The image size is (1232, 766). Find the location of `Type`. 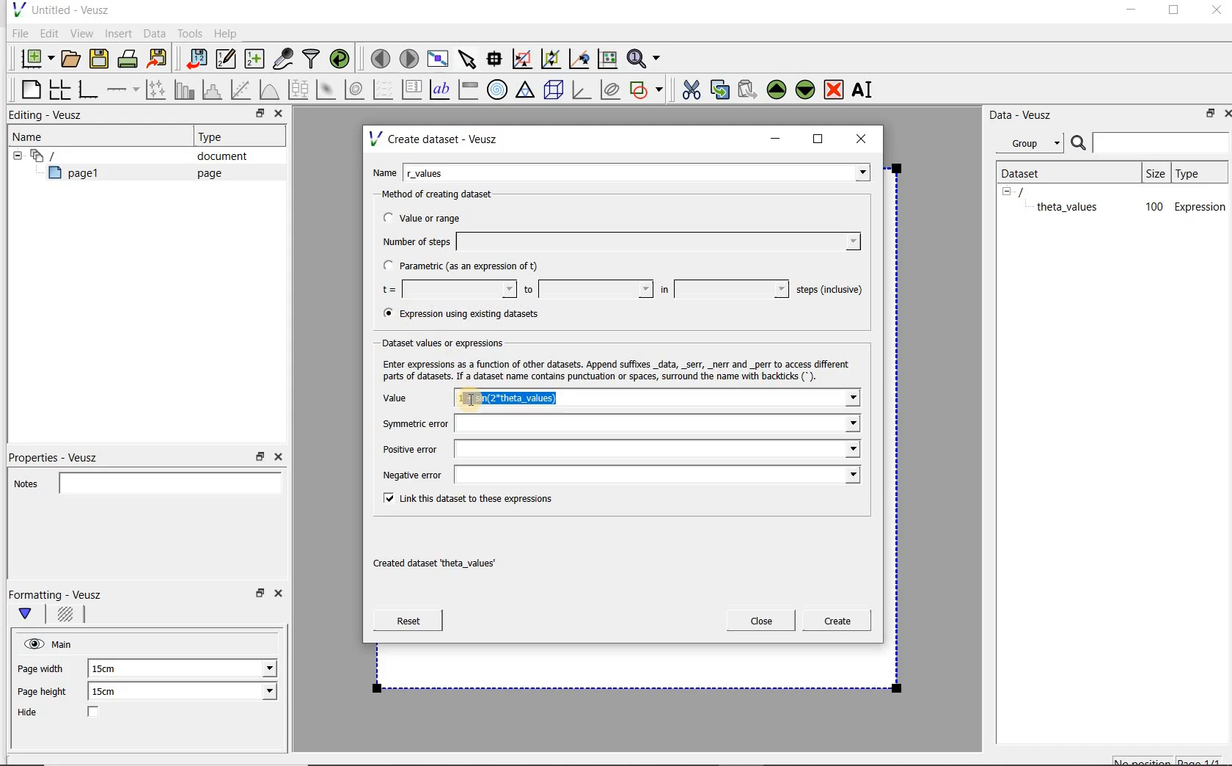

Type is located at coordinates (216, 136).